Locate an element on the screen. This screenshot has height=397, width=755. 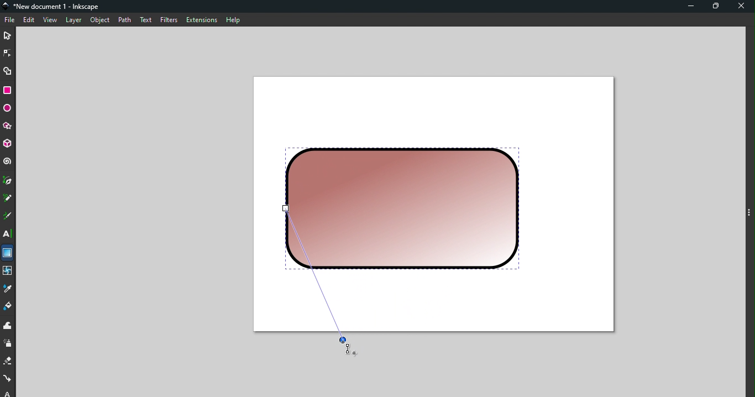
Close is located at coordinates (742, 7).